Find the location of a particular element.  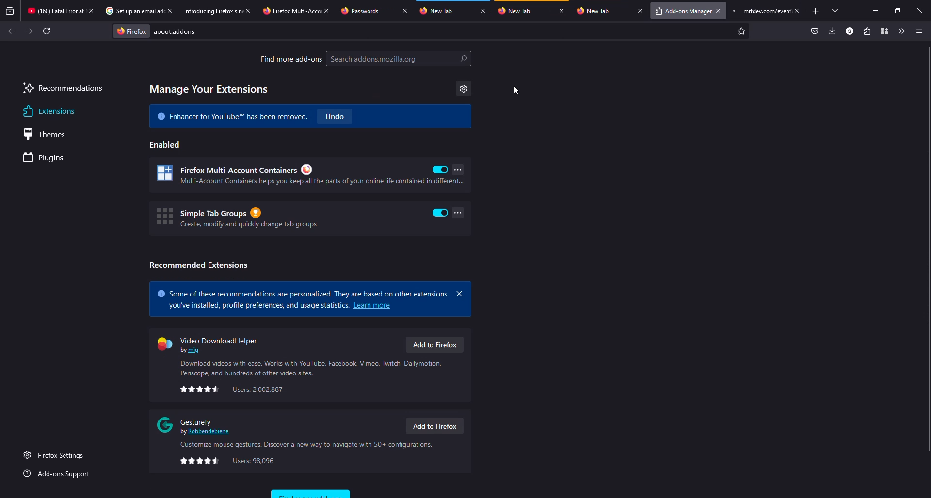

tab is located at coordinates (519, 10).